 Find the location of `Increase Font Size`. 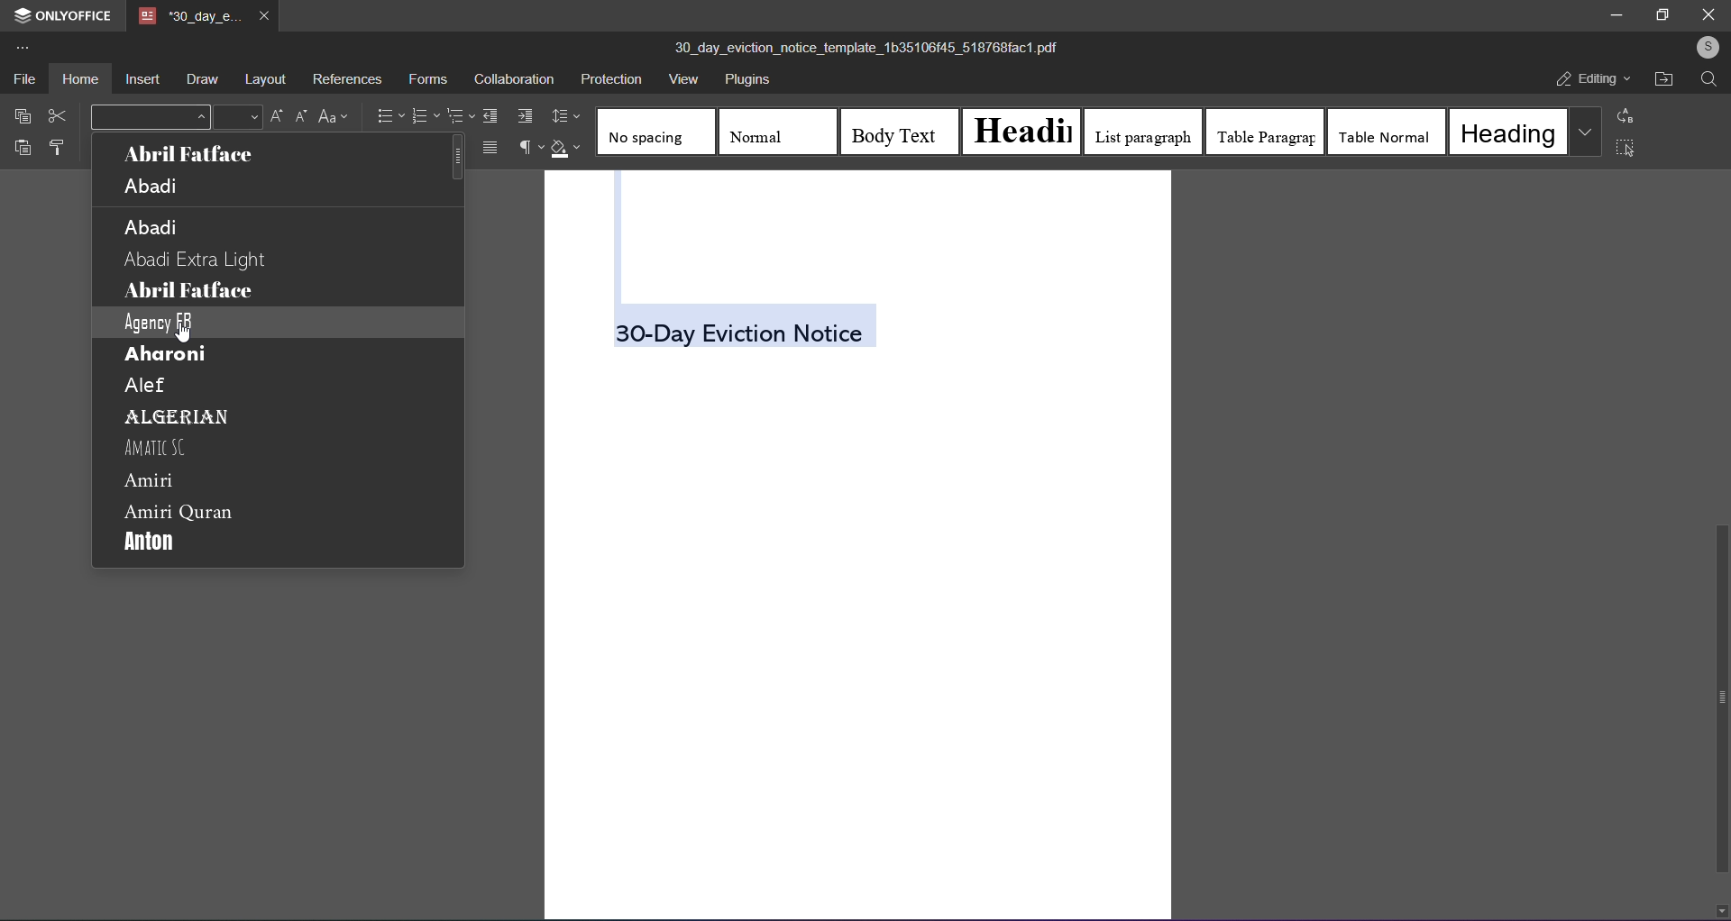

Increase Font Size is located at coordinates (276, 115).